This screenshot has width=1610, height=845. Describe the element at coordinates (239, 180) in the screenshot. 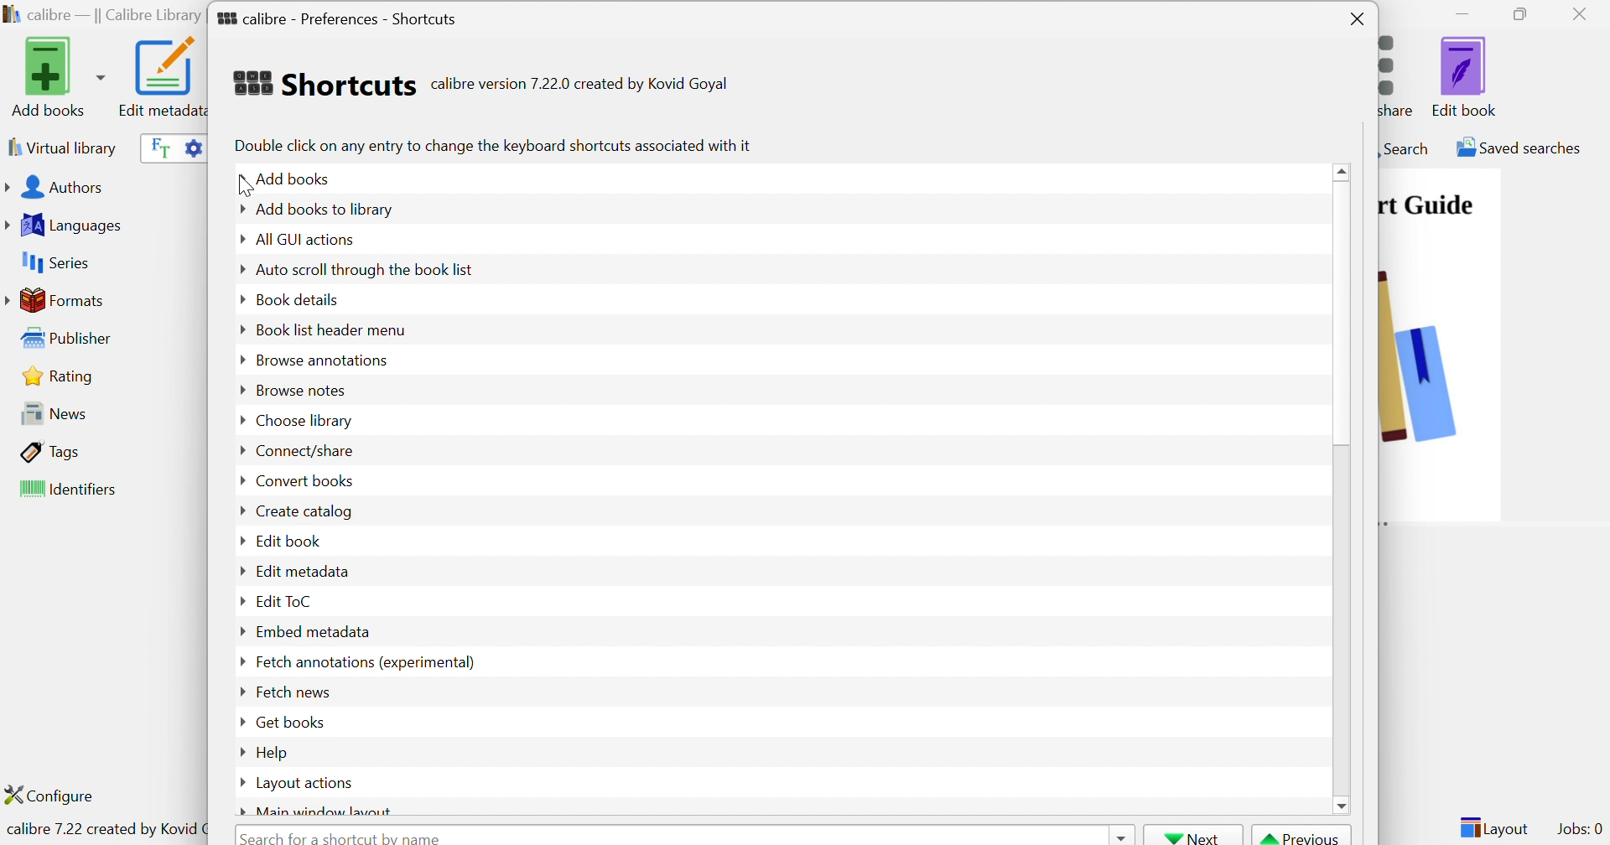

I see `Drop Down` at that location.